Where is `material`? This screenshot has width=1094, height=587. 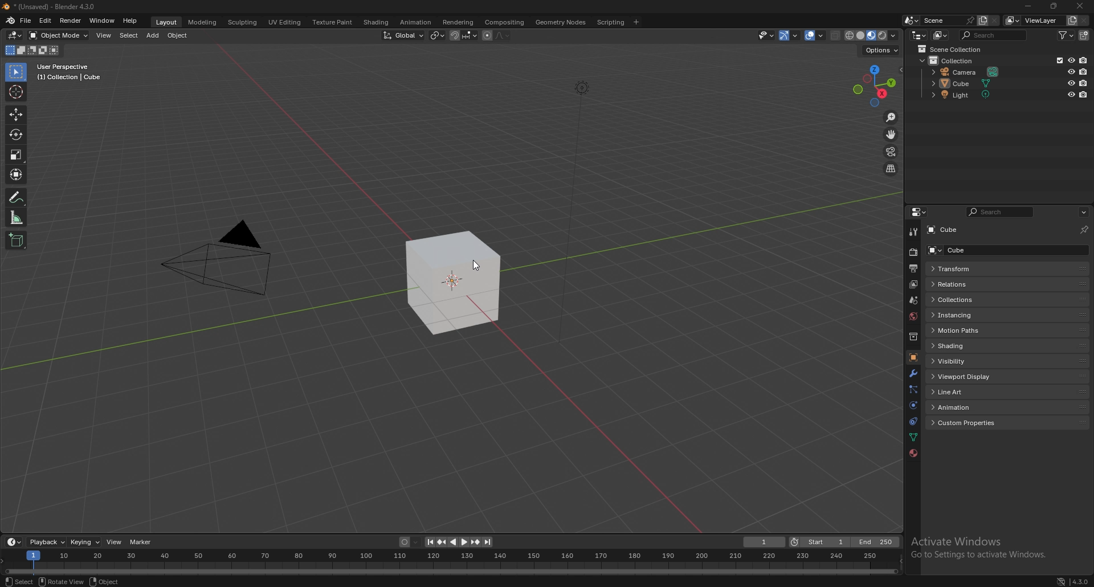
material is located at coordinates (912, 454).